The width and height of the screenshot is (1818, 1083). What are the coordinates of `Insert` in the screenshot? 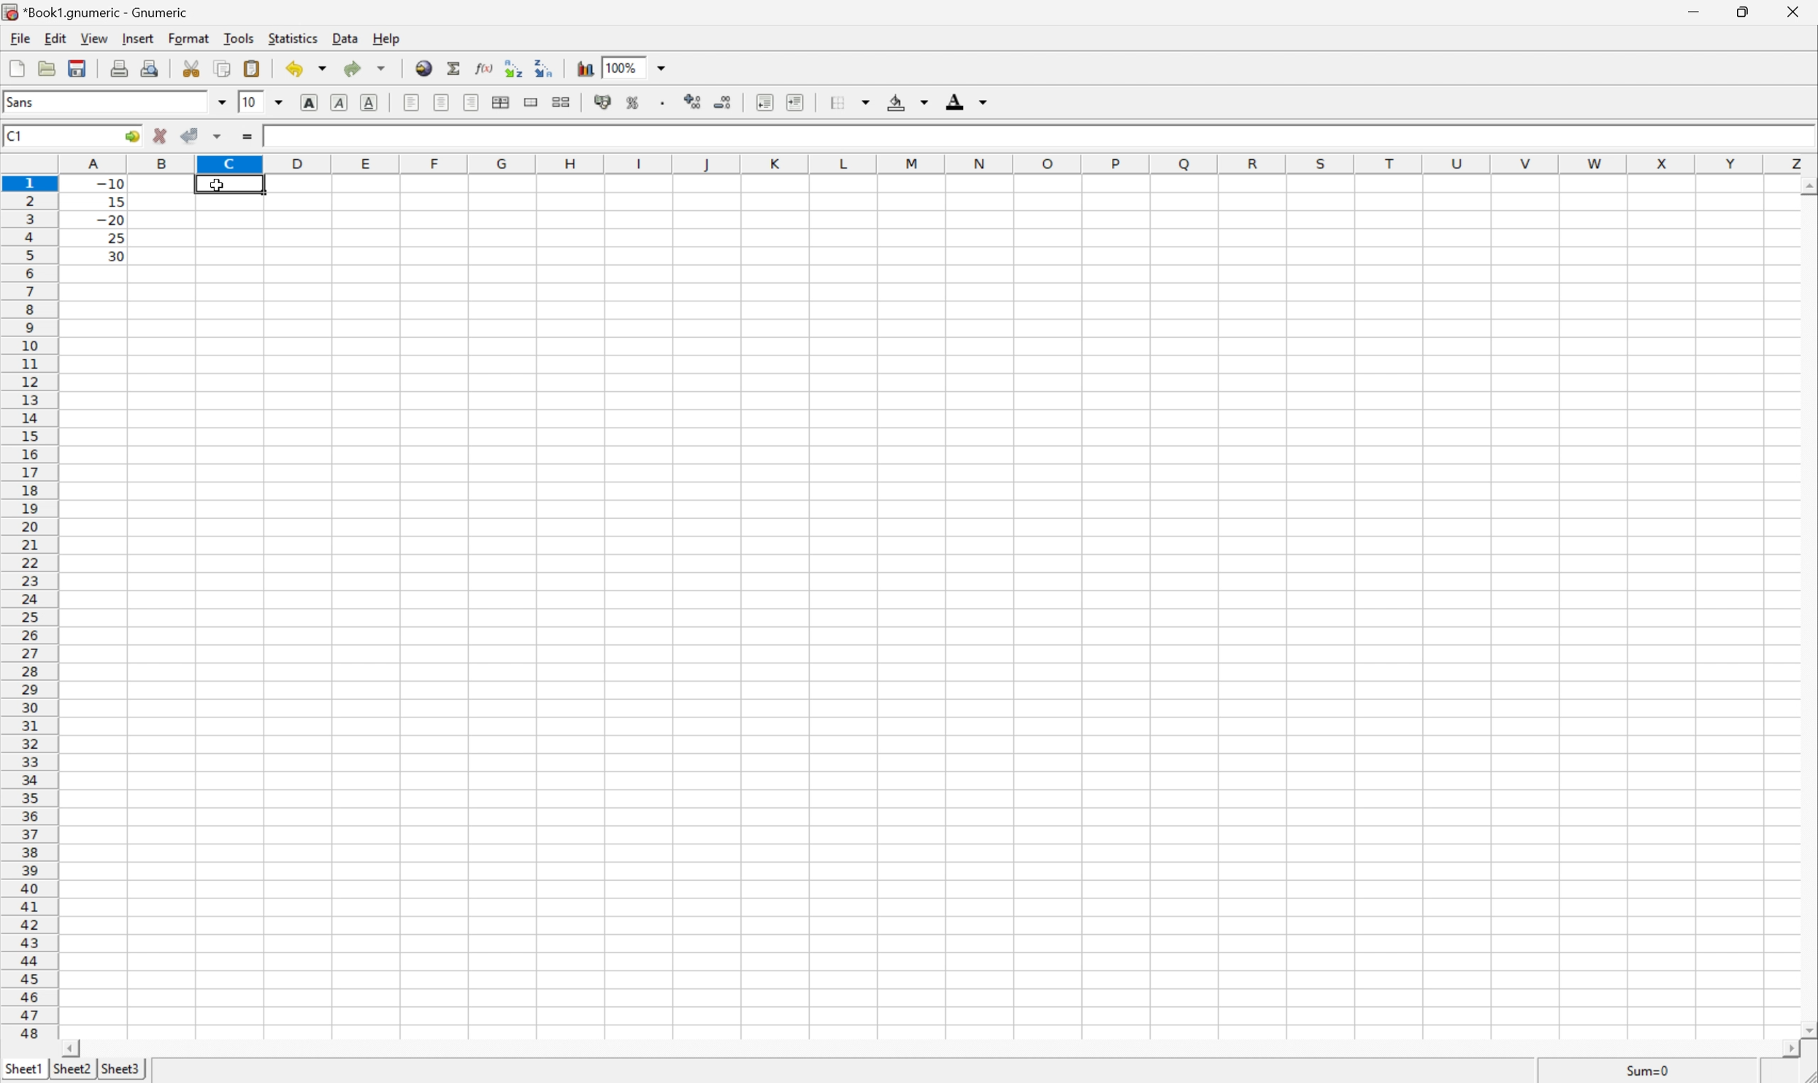 It's located at (139, 39).